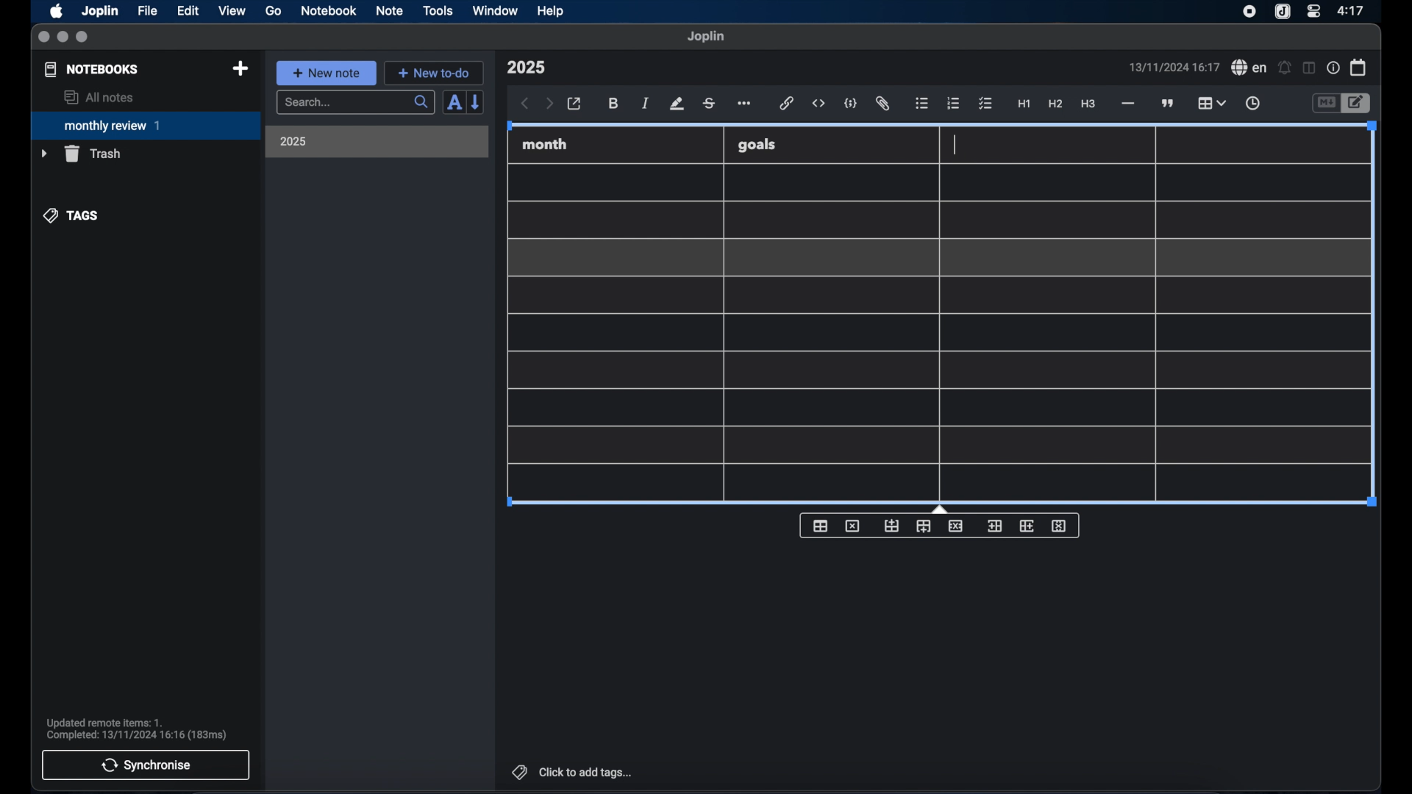 The image size is (1412, 794). I want to click on insert column before, so click(994, 526).